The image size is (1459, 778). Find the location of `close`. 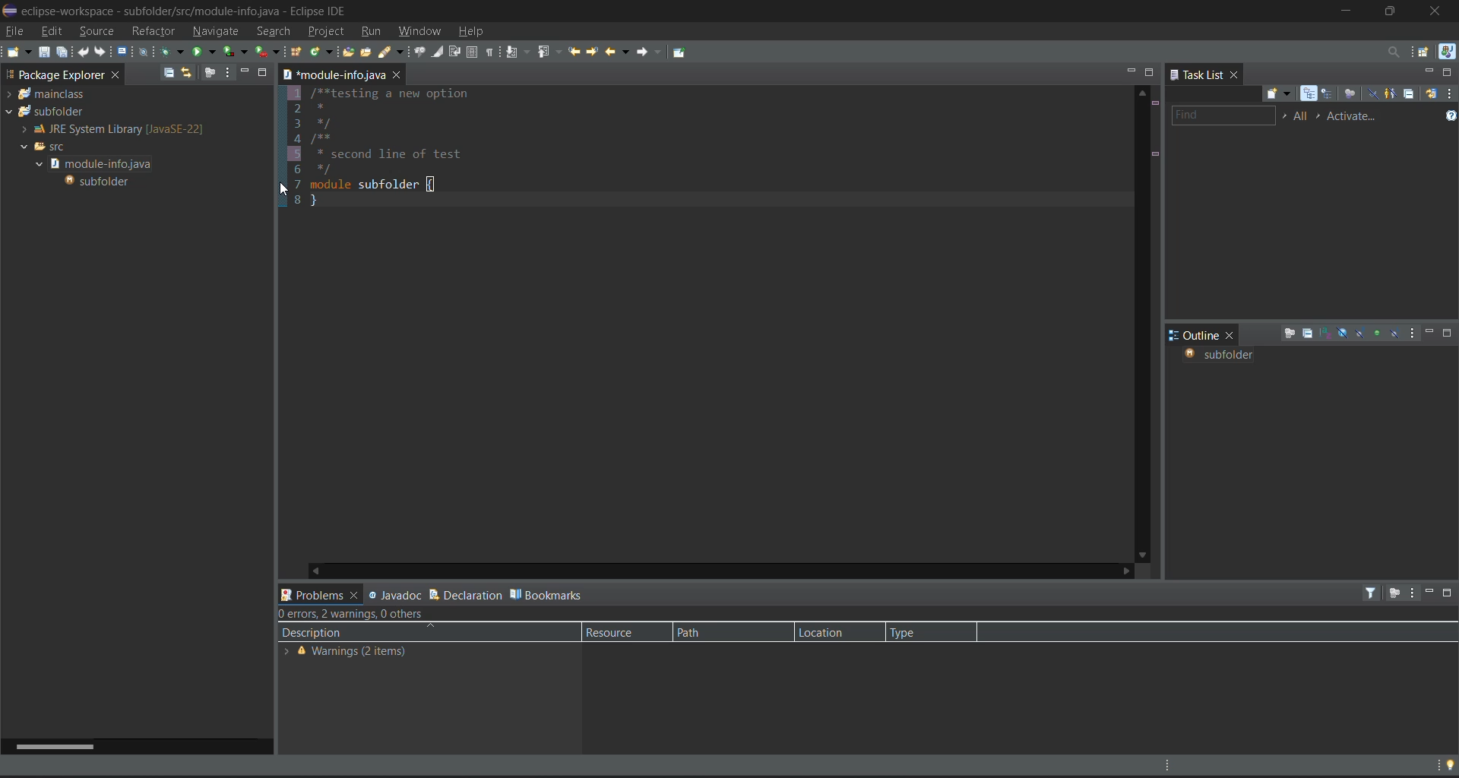

close is located at coordinates (1235, 334).